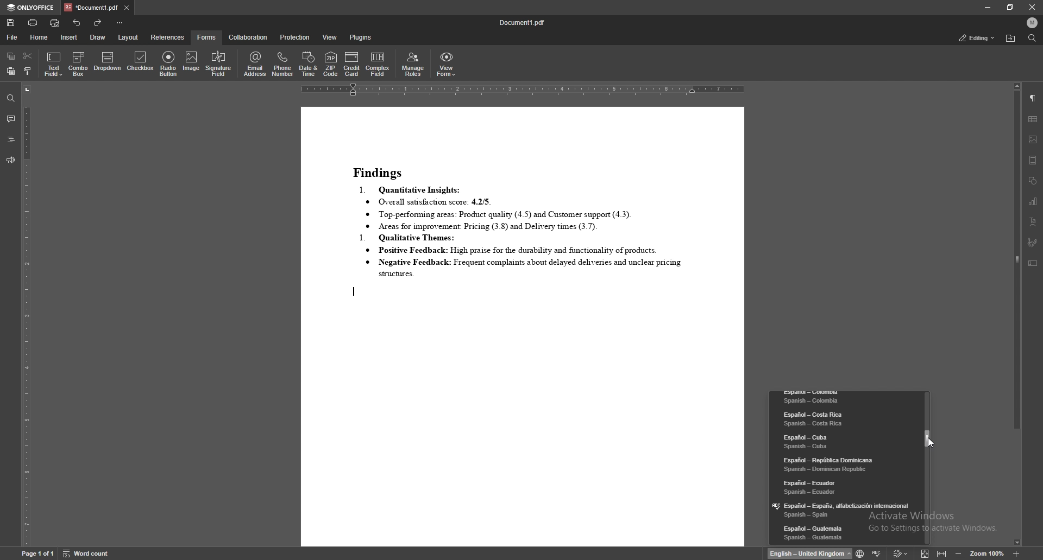 The height and width of the screenshot is (560, 1043). What do you see at coordinates (191, 65) in the screenshot?
I see `image` at bounding box center [191, 65].